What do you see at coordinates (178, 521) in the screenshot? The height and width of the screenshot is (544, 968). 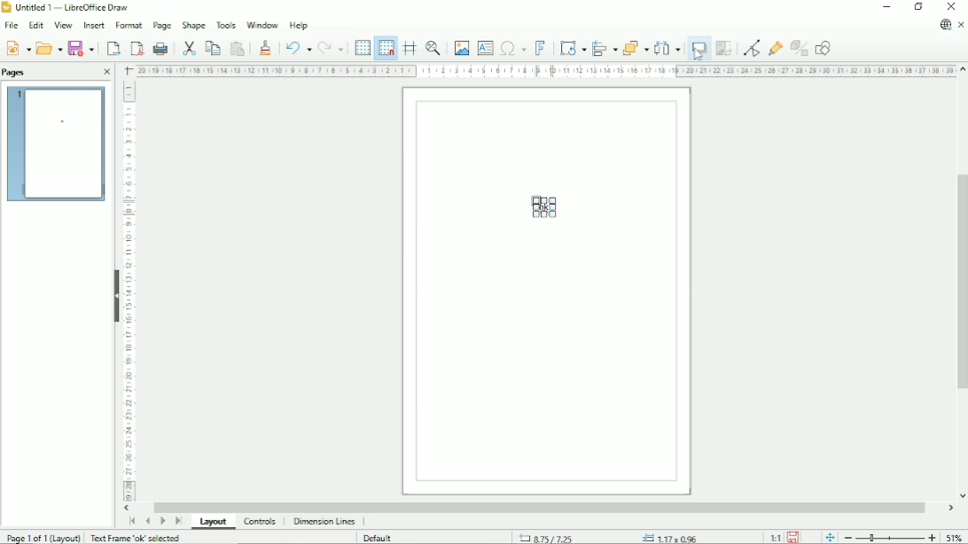 I see `Scroll to last page` at bounding box center [178, 521].